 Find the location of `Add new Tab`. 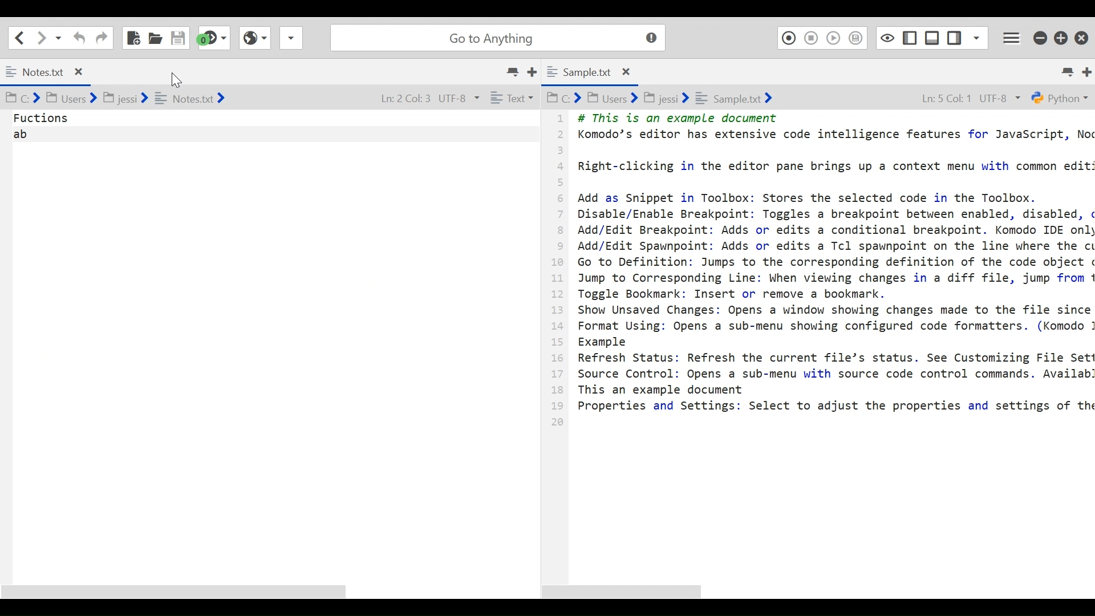

Add new Tab is located at coordinates (1088, 70).